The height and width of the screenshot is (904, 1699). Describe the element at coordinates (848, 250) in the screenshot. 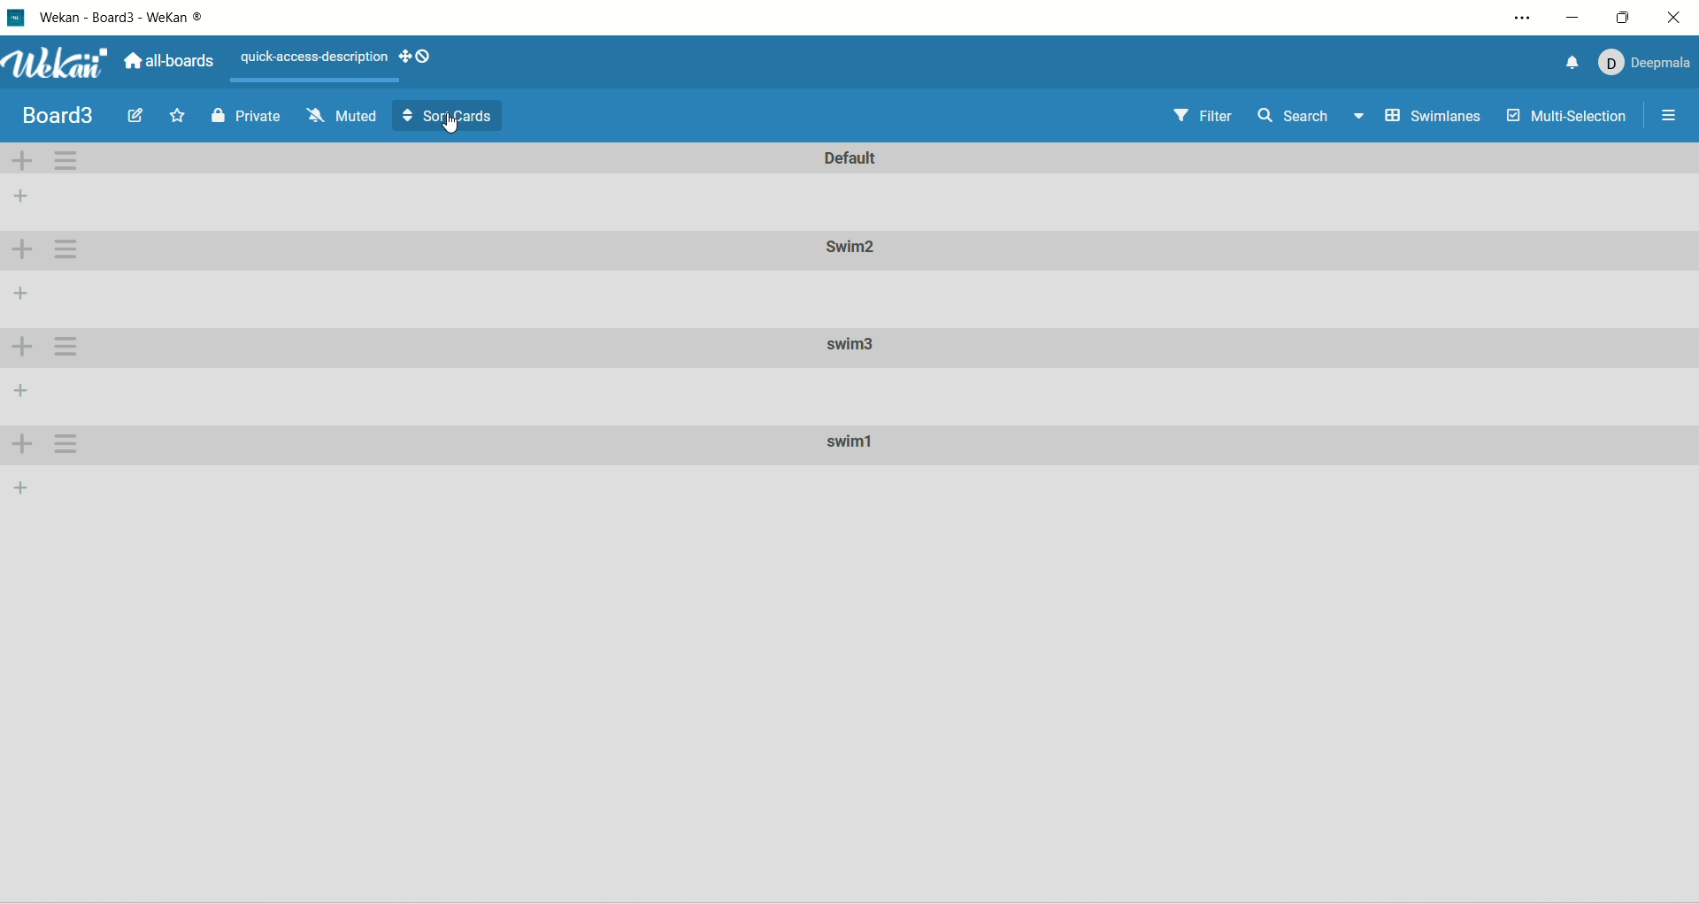

I see `swim2` at that location.